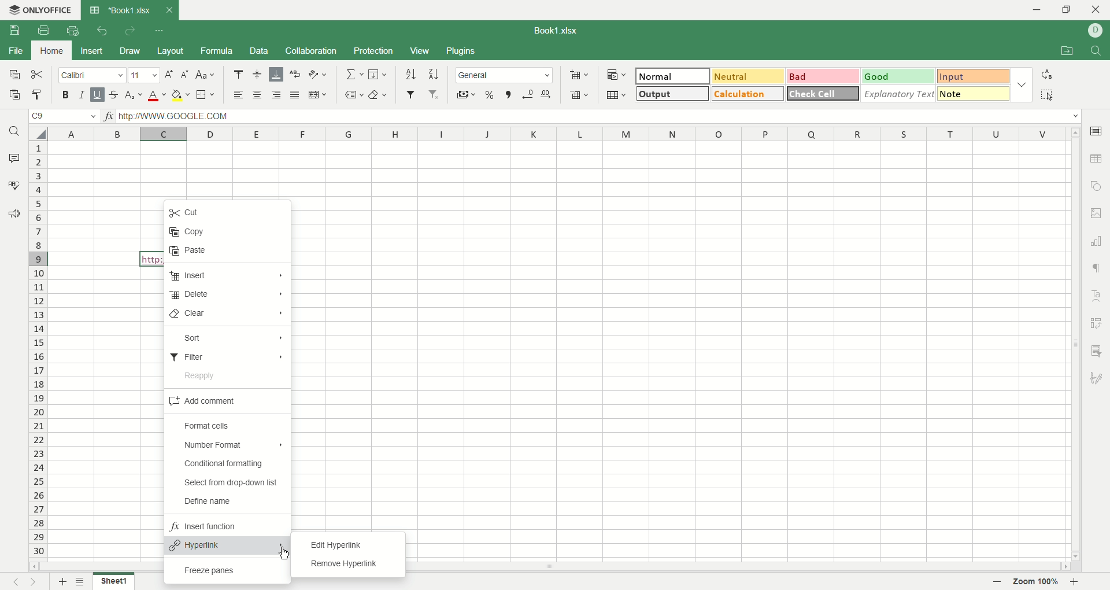 This screenshot has height=590, width=1110. I want to click on summation, so click(357, 73).